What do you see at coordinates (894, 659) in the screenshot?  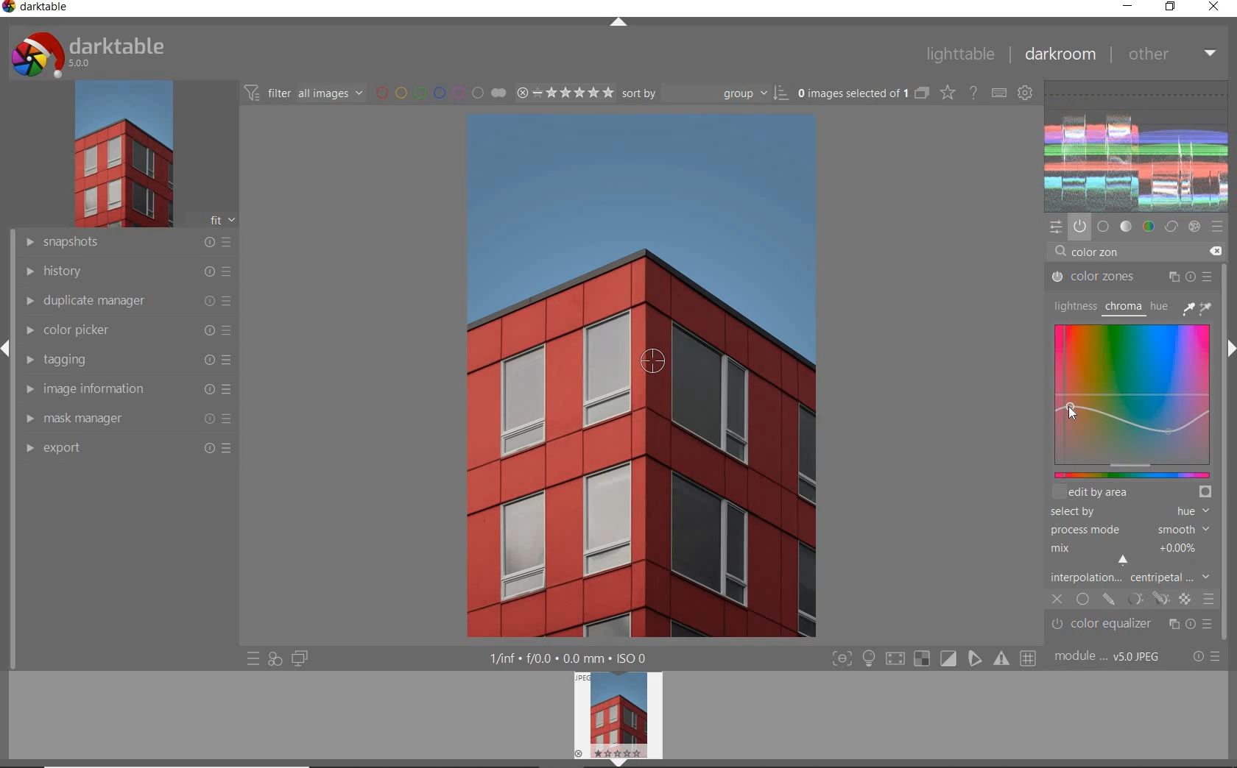 I see `shadow` at bounding box center [894, 659].